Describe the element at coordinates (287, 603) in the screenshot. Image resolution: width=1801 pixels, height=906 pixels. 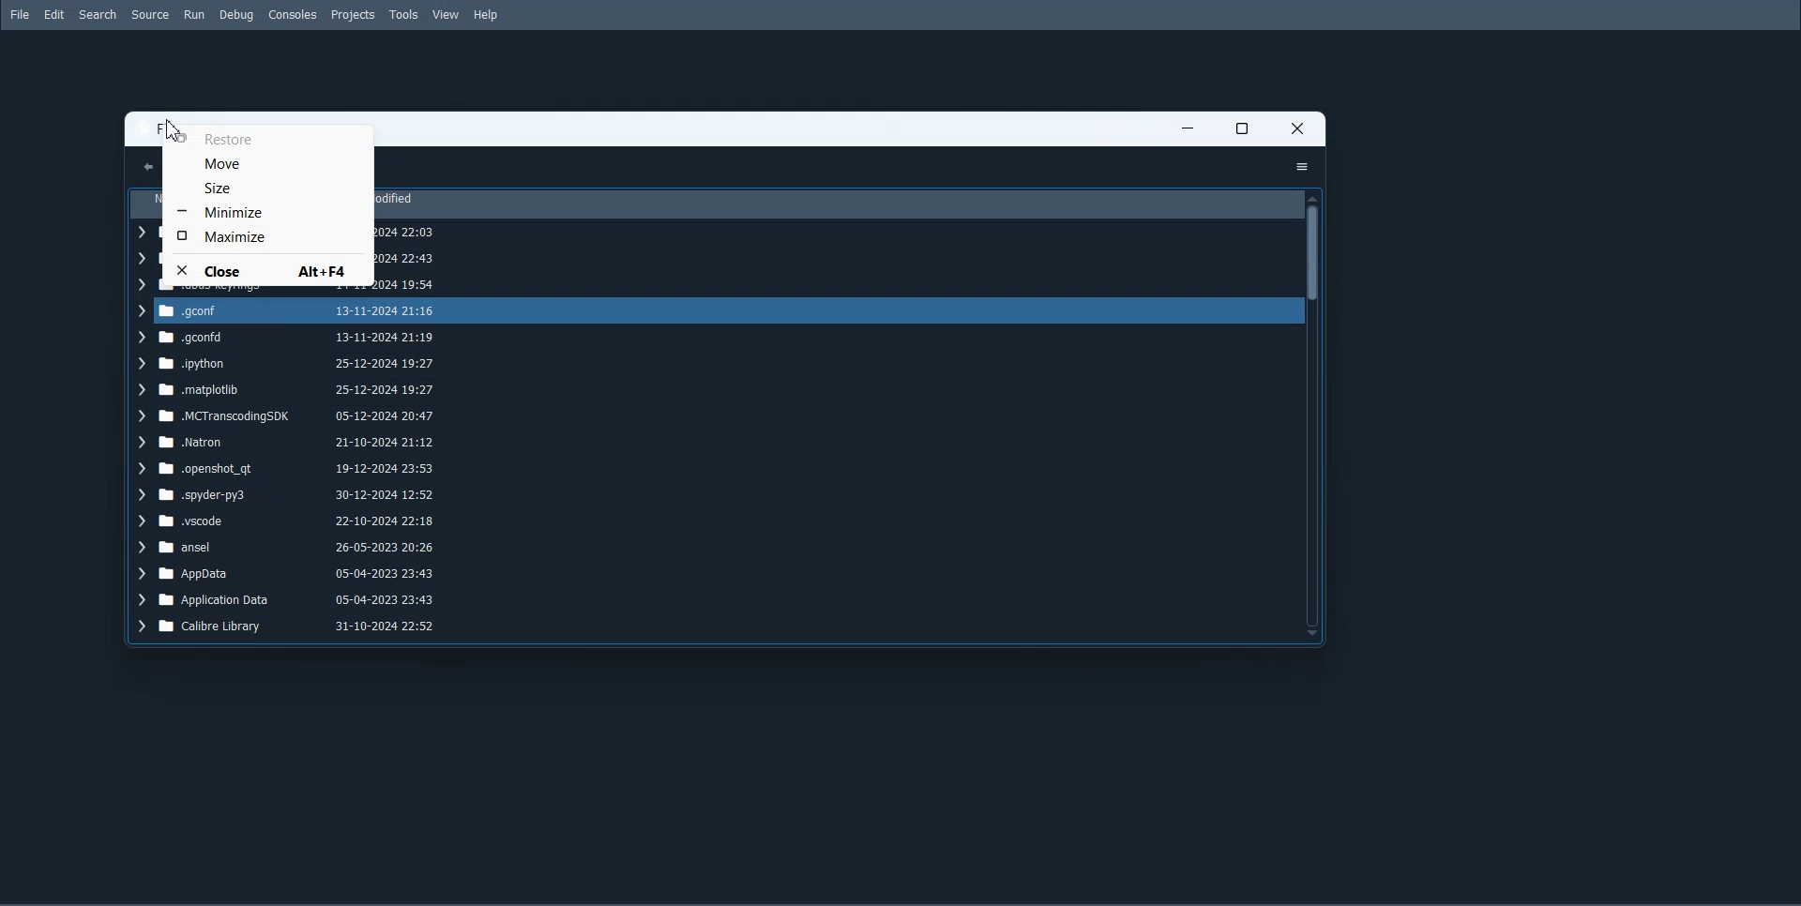
I see `Application Data 05-04-2023 23:43` at that location.